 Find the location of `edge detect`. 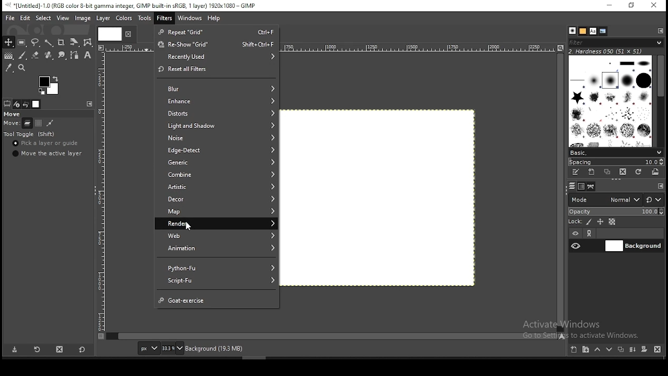

edge detect is located at coordinates (216, 151).